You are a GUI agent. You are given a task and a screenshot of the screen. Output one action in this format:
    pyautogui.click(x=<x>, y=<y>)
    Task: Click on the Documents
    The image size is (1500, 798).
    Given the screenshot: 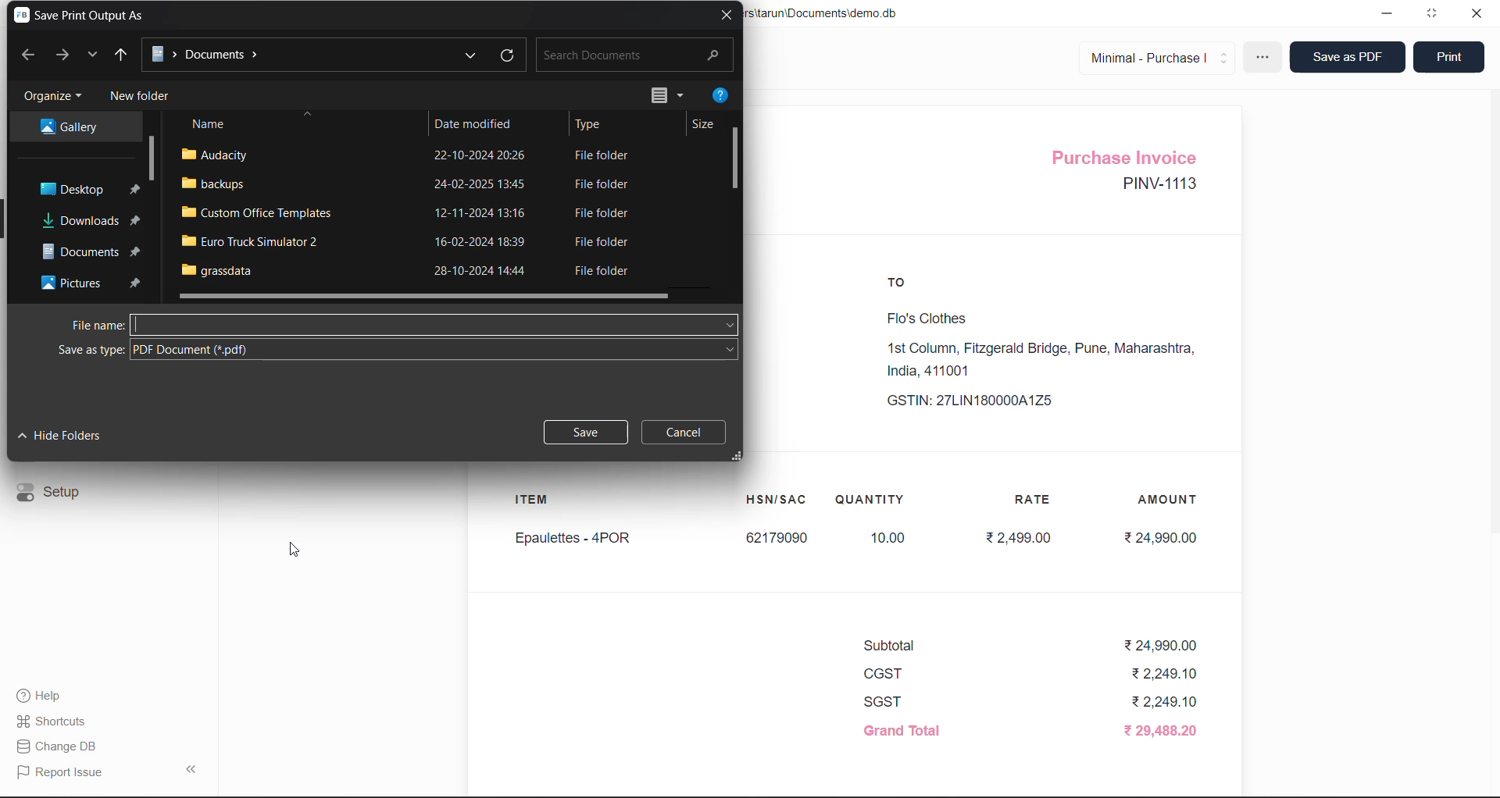 What is the action you would take?
    pyautogui.click(x=212, y=55)
    